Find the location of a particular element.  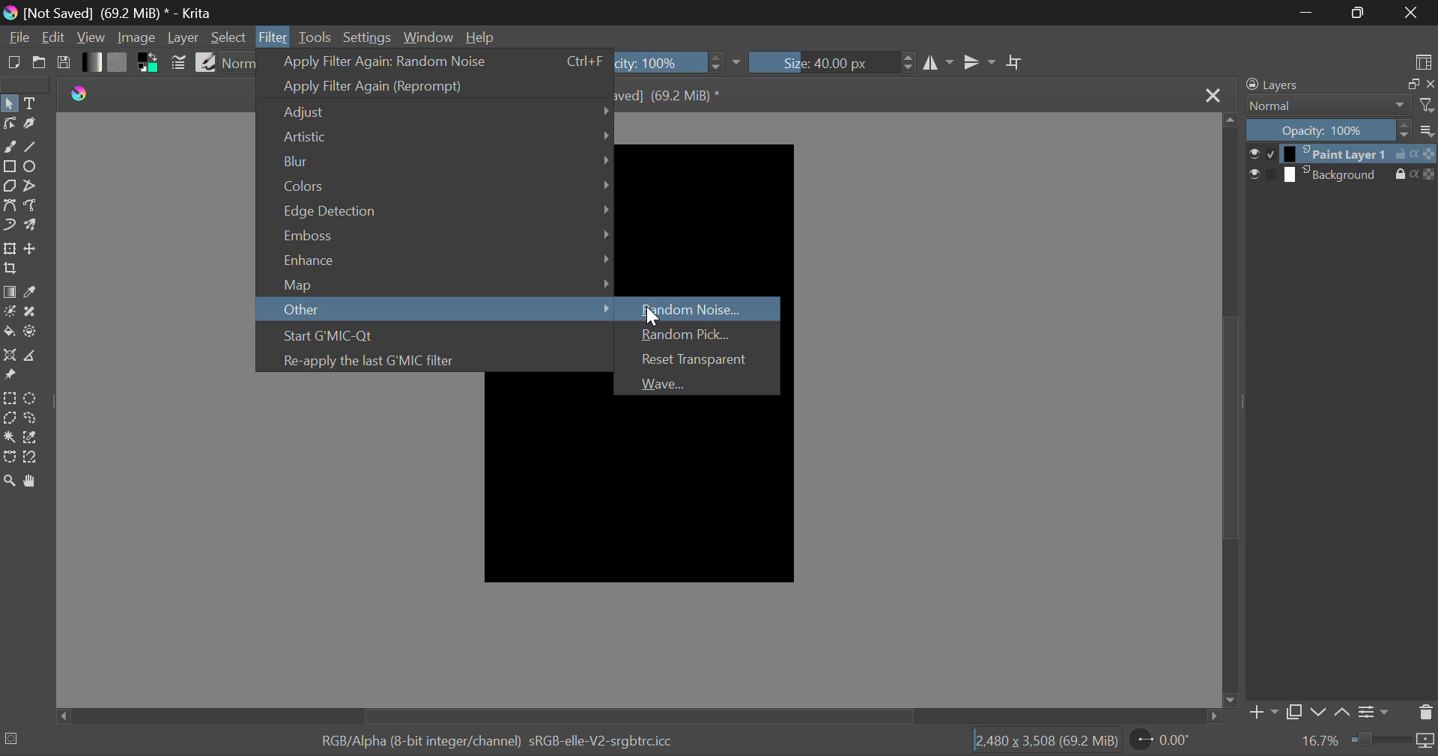

Tools is located at coordinates (316, 36).